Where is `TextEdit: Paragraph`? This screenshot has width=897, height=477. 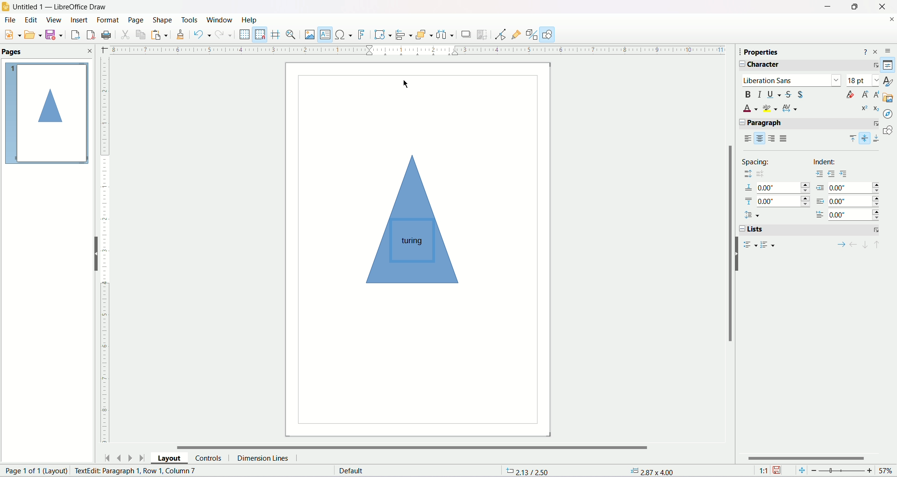 TextEdit: Paragraph is located at coordinates (100, 471).